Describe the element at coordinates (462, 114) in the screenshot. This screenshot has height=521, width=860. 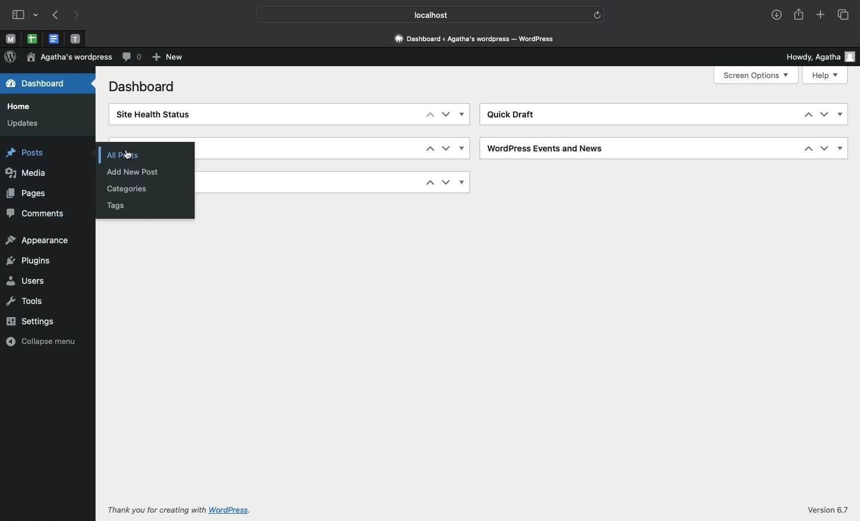
I see `Show` at that location.